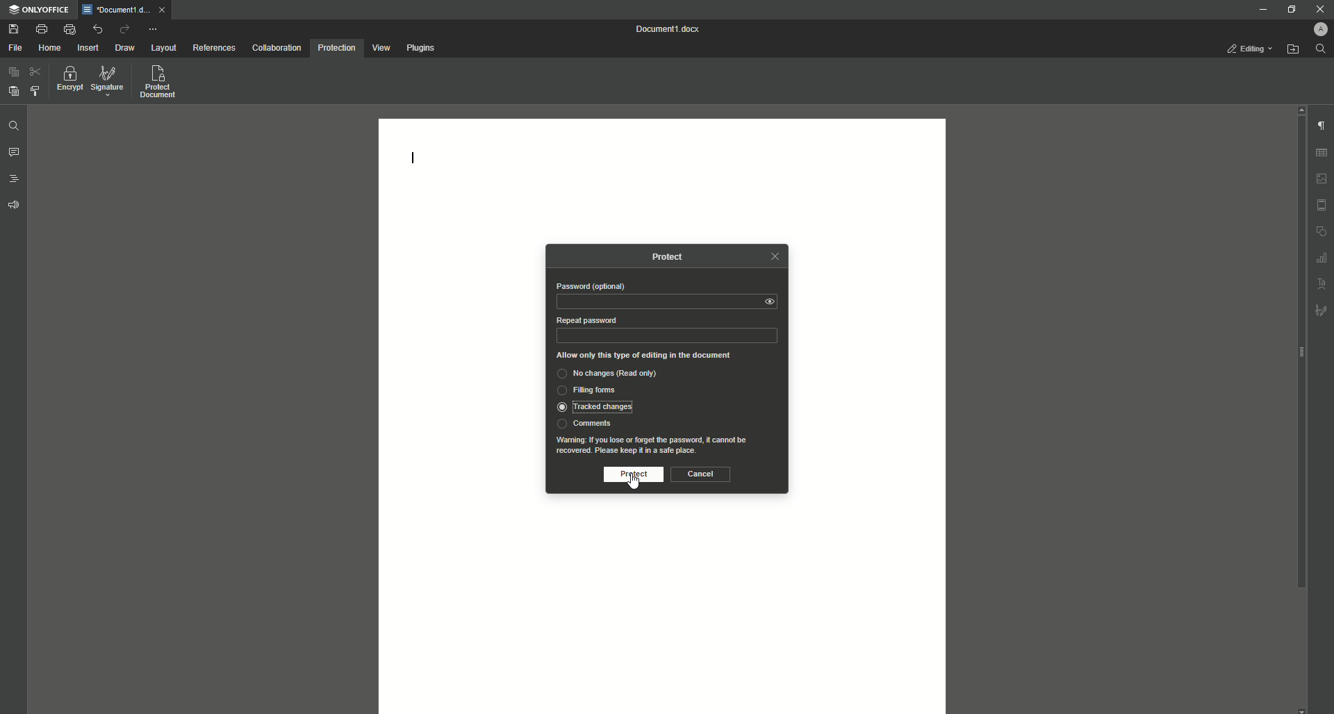 The height and width of the screenshot is (714, 1334). Describe the element at coordinates (632, 474) in the screenshot. I see `Protect` at that location.